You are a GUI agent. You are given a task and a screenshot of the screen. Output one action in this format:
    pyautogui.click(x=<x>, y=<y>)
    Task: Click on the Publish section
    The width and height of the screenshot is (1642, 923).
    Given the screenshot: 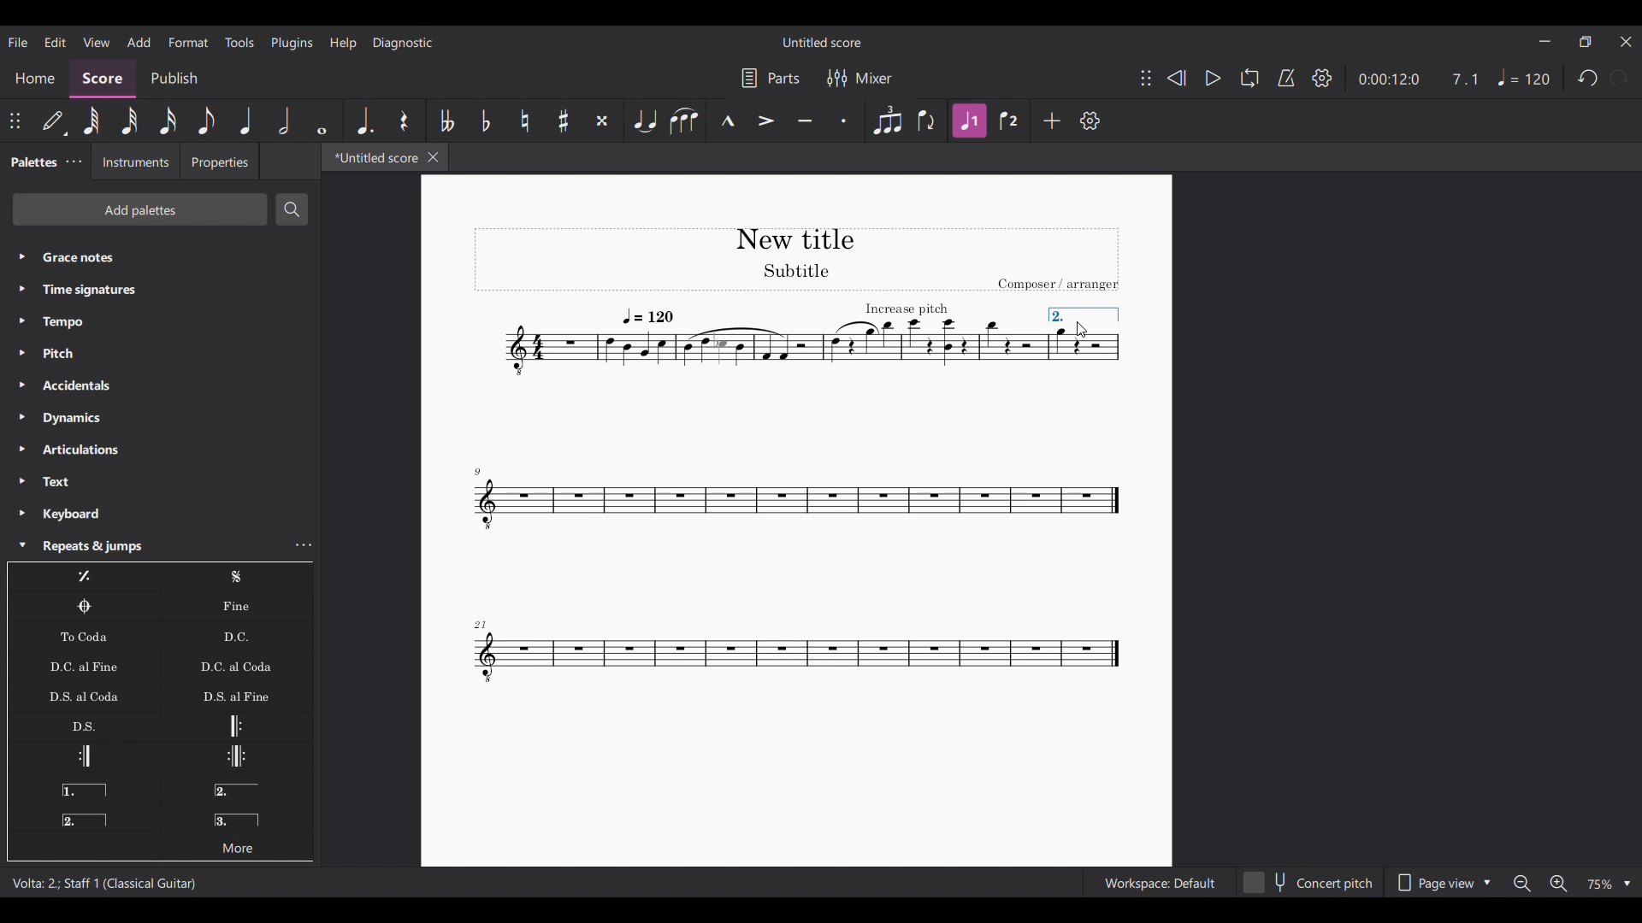 What is the action you would take?
    pyautogui.click(x=174, y=79)
    